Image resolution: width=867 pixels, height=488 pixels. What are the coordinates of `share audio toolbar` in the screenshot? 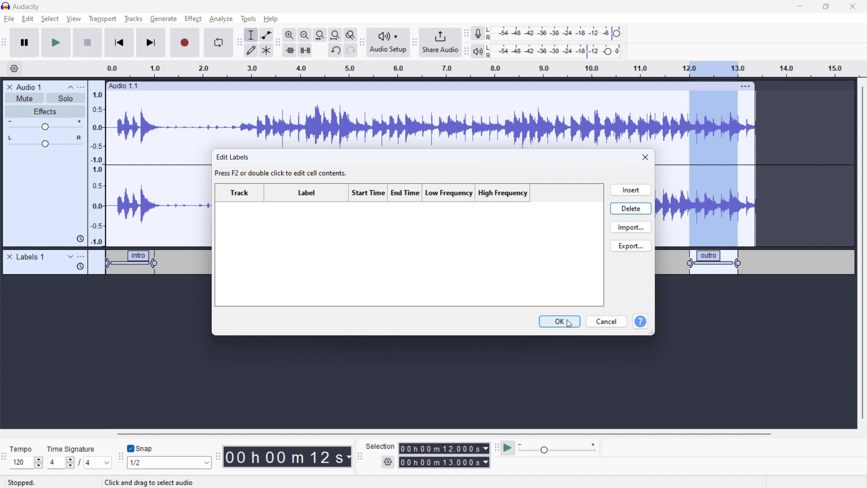 It's located at (415, 43).